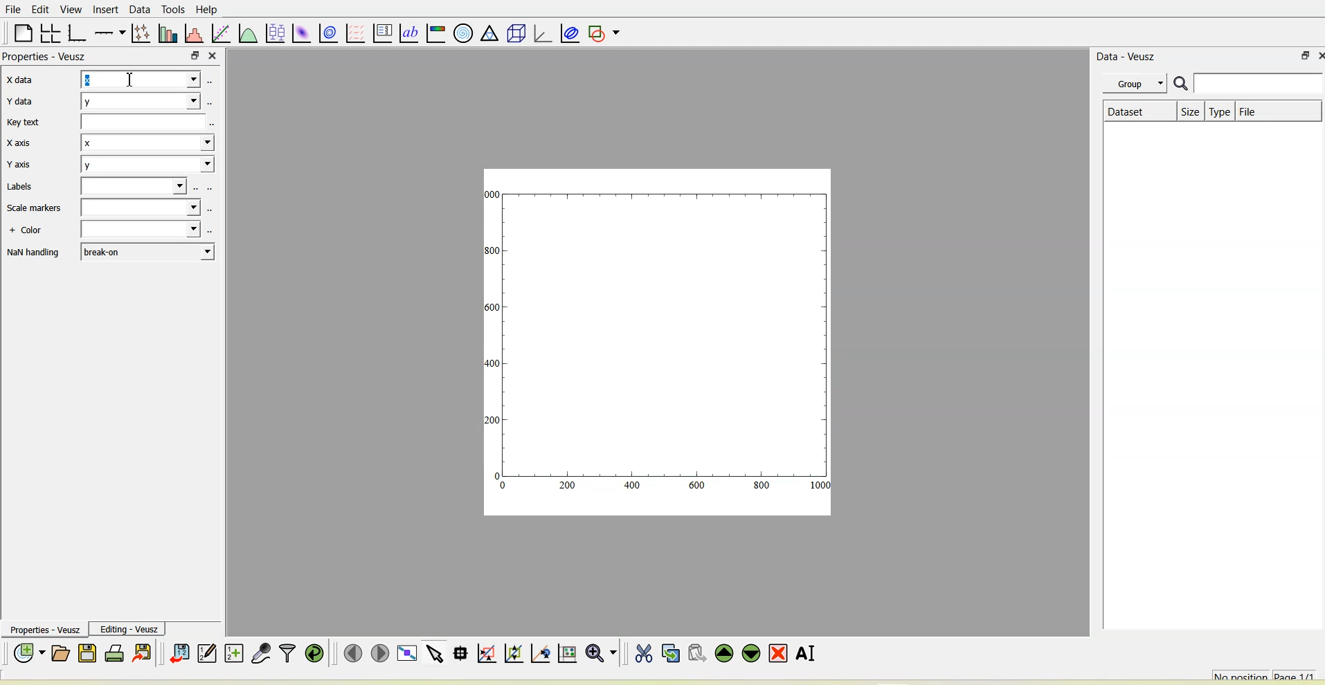 This screenshot has height=685, width=1325. What do you see at coordinates (805, 652) in the screenshot?
I see `Renames the selected widget` at bounding box center [805, 652].